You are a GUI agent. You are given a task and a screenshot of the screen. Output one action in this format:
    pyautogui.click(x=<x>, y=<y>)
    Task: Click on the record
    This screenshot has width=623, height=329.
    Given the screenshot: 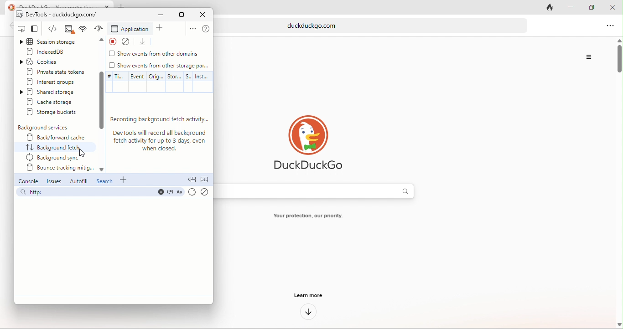 What is the action you would take?
    pyautogui.click(x=112, y=41)
    